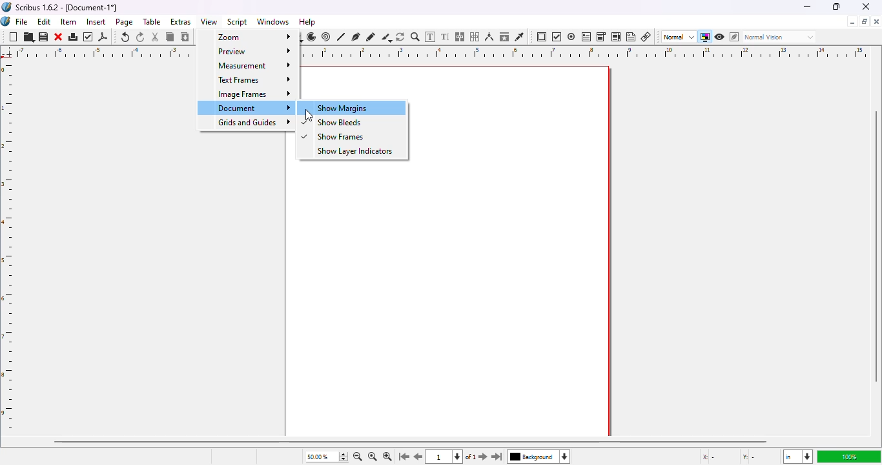 The height and width of the screenshot is (465, 882). I want to click on ruler, so click(10, 247).